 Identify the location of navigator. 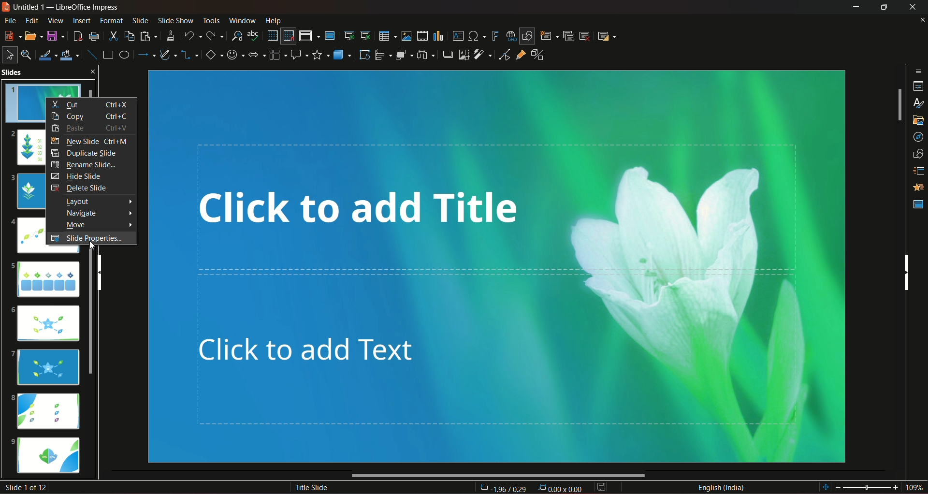
(917, 137).